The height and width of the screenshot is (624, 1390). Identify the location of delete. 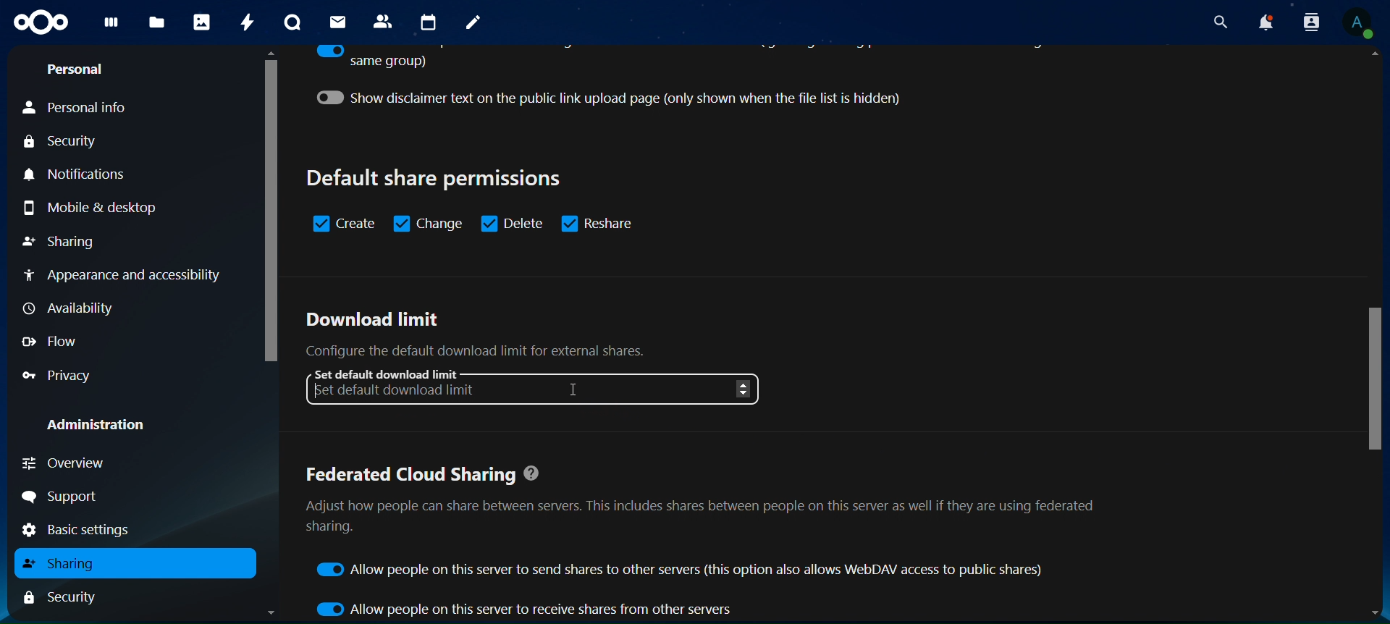
(512, 222).